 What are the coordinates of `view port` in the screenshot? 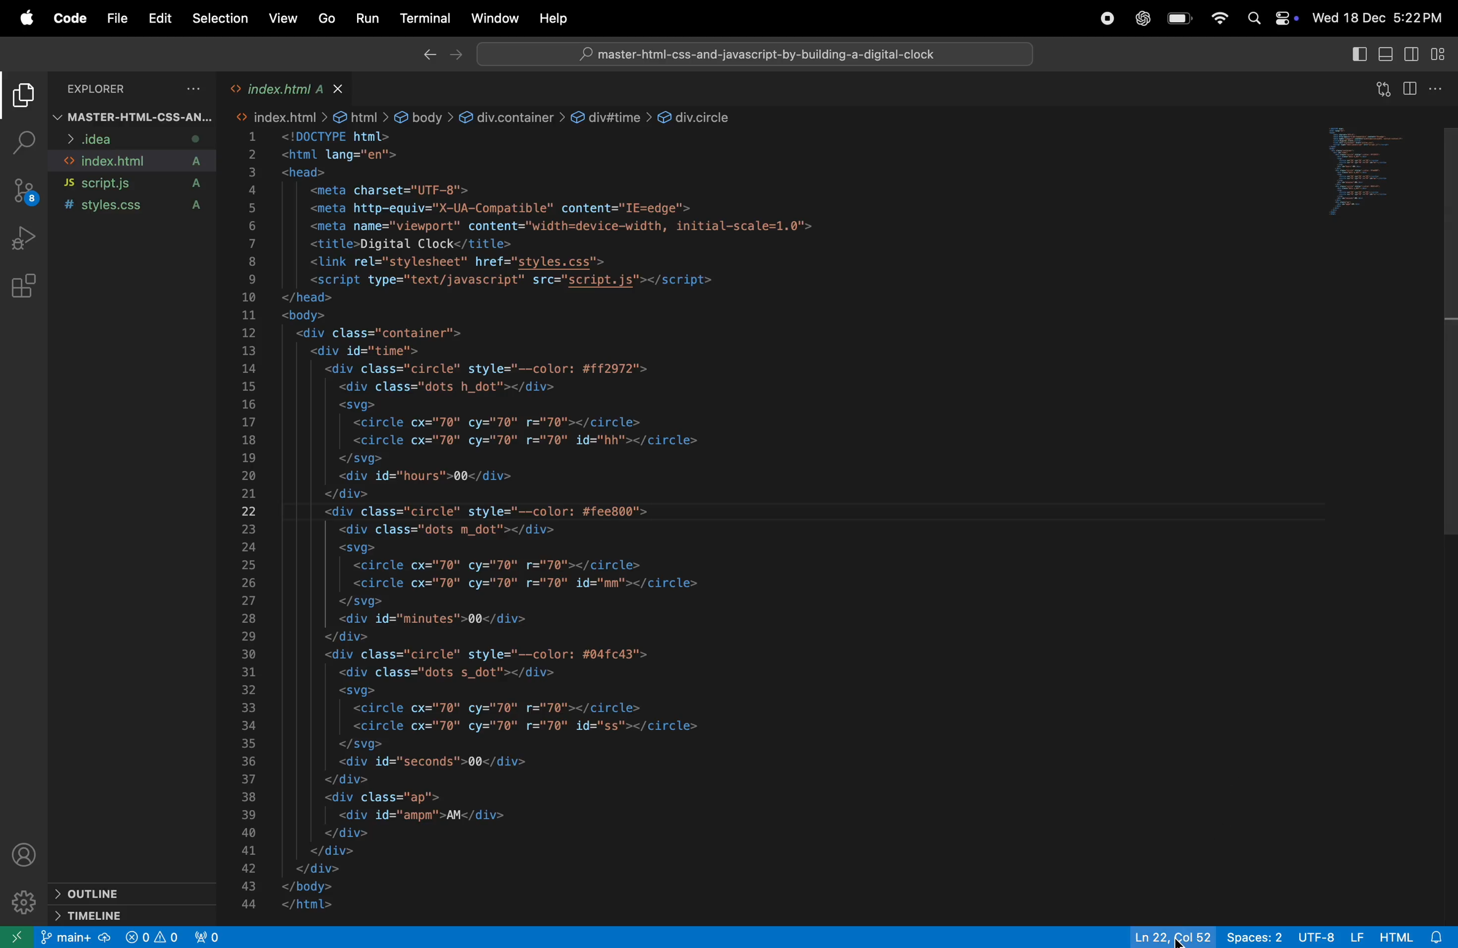 It's located at (209, 936).